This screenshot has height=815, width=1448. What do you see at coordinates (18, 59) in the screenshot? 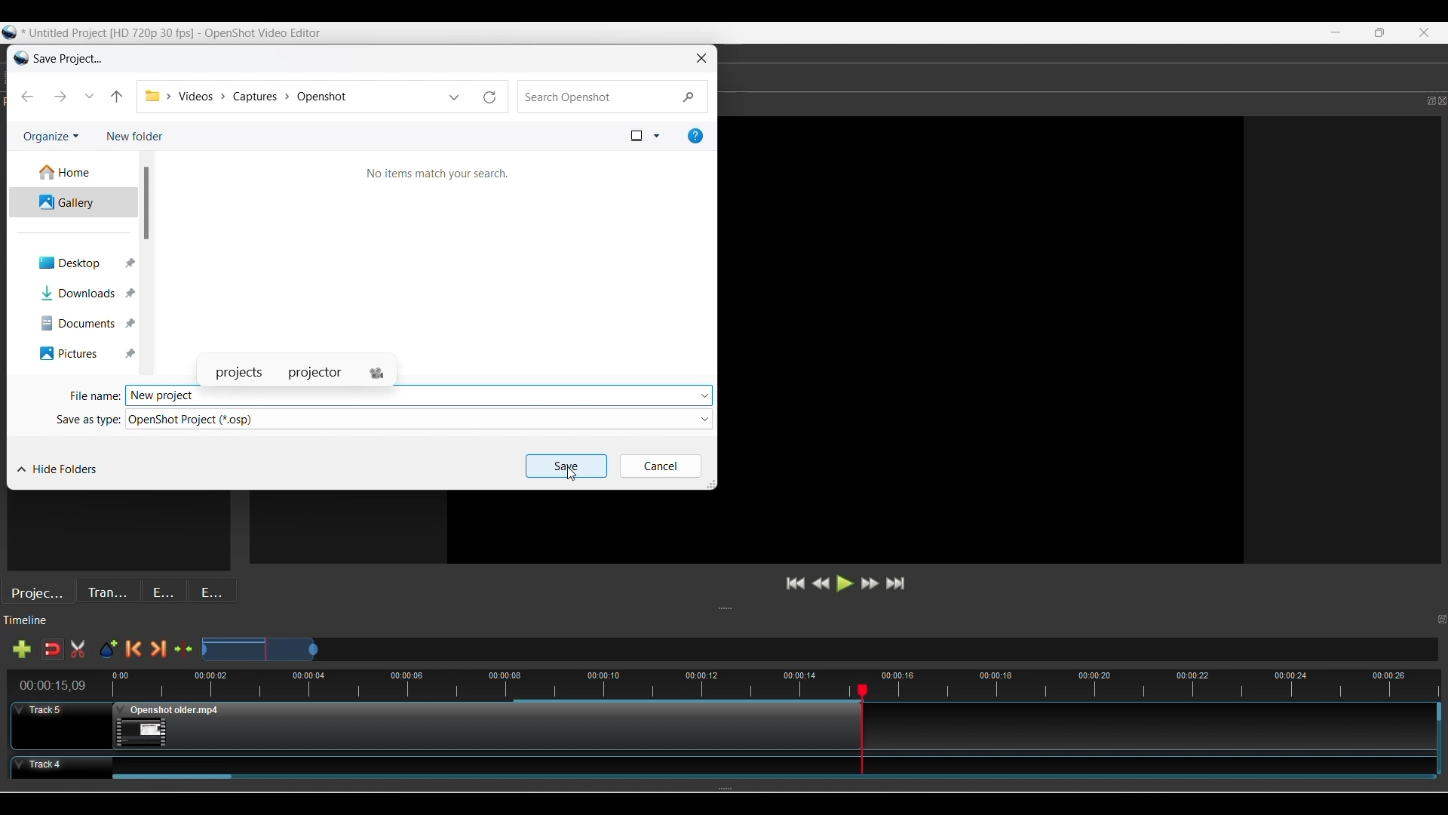
I see `Software logo` at bounding box center [18, 59].